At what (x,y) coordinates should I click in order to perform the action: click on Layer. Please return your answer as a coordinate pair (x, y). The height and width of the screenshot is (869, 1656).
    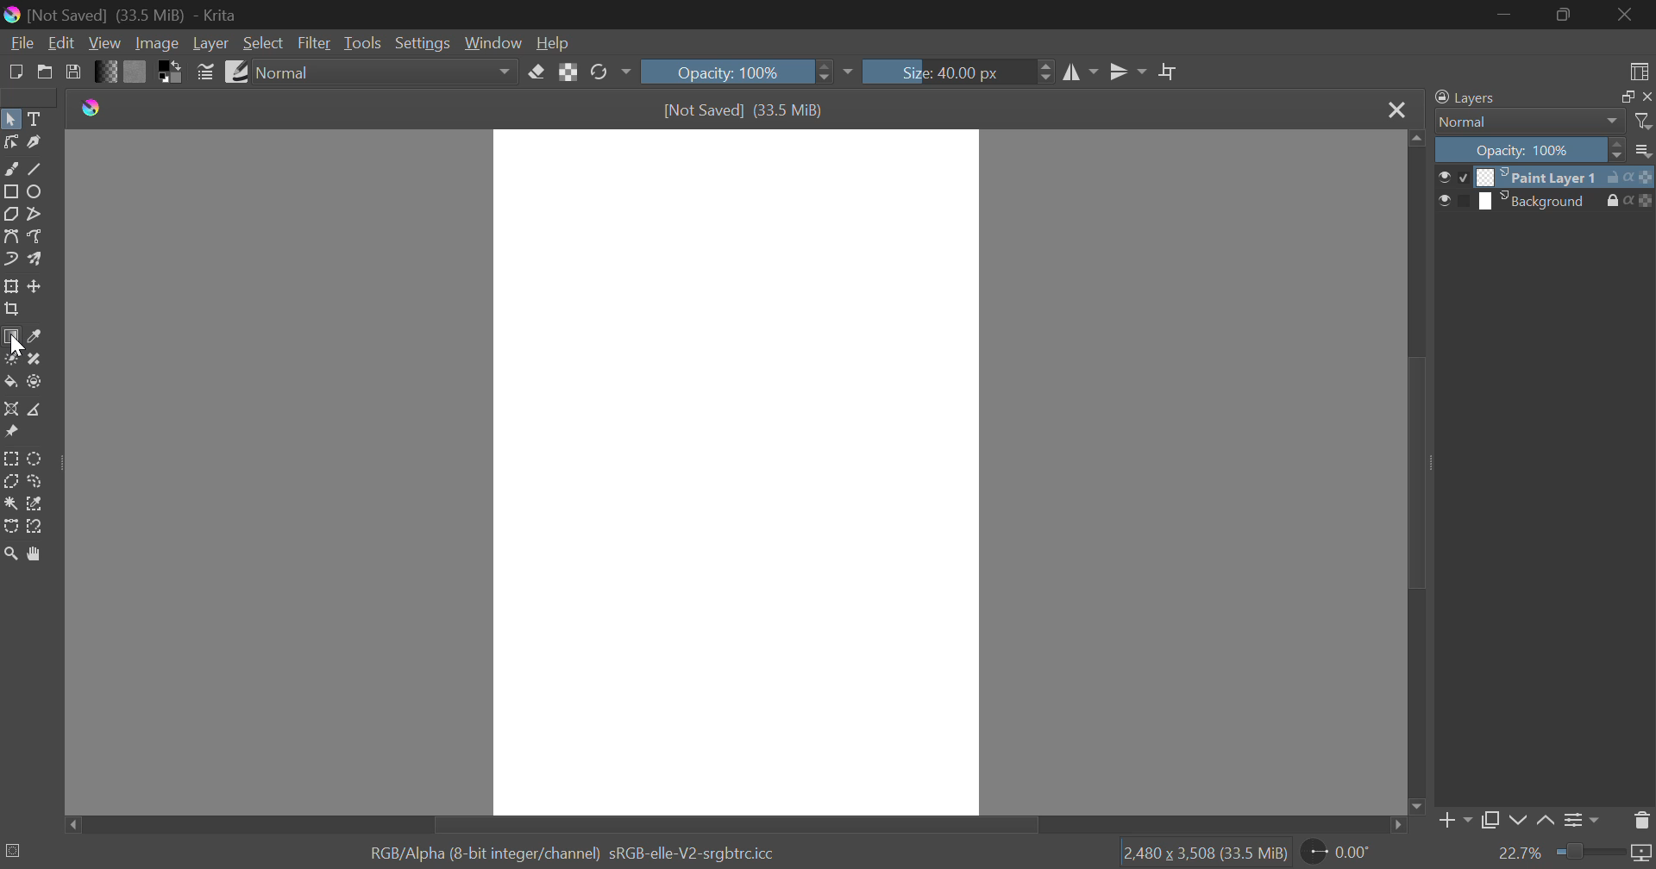
    Looking at the image, I should click on (210, 43).